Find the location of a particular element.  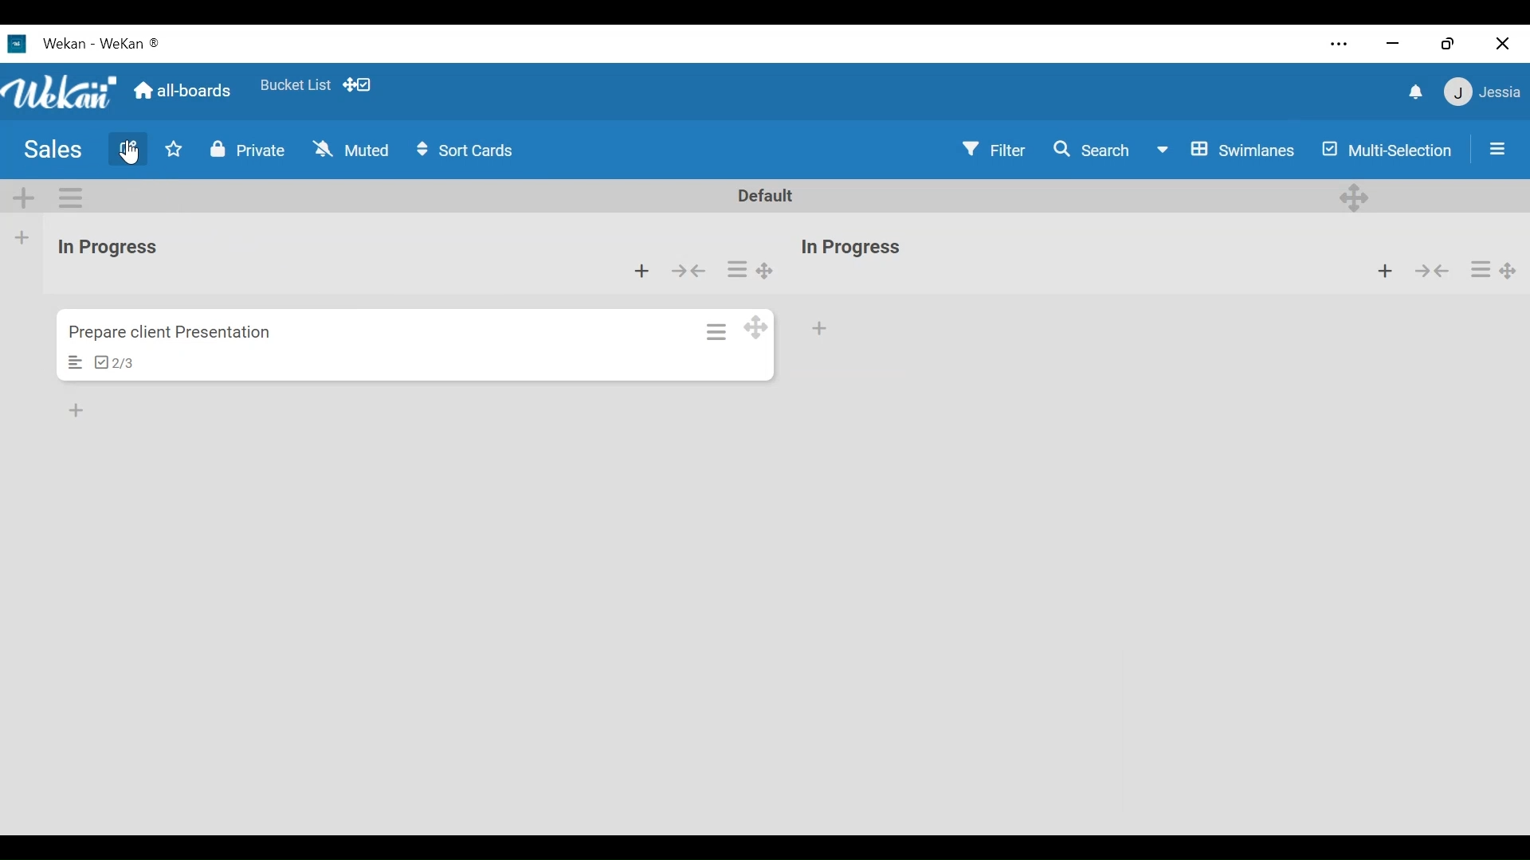

List Title is located at coordinates (109, 247).